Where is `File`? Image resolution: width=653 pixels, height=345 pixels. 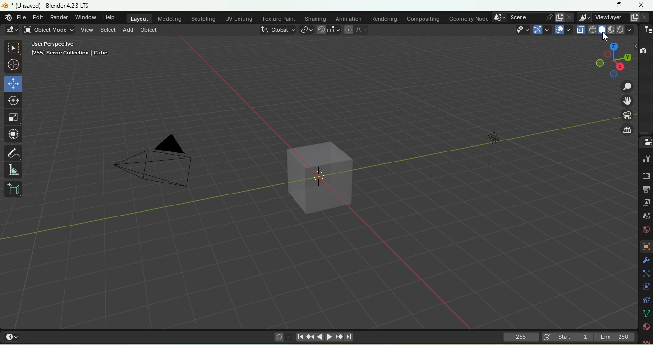
File is located at coordinates (21, 18).